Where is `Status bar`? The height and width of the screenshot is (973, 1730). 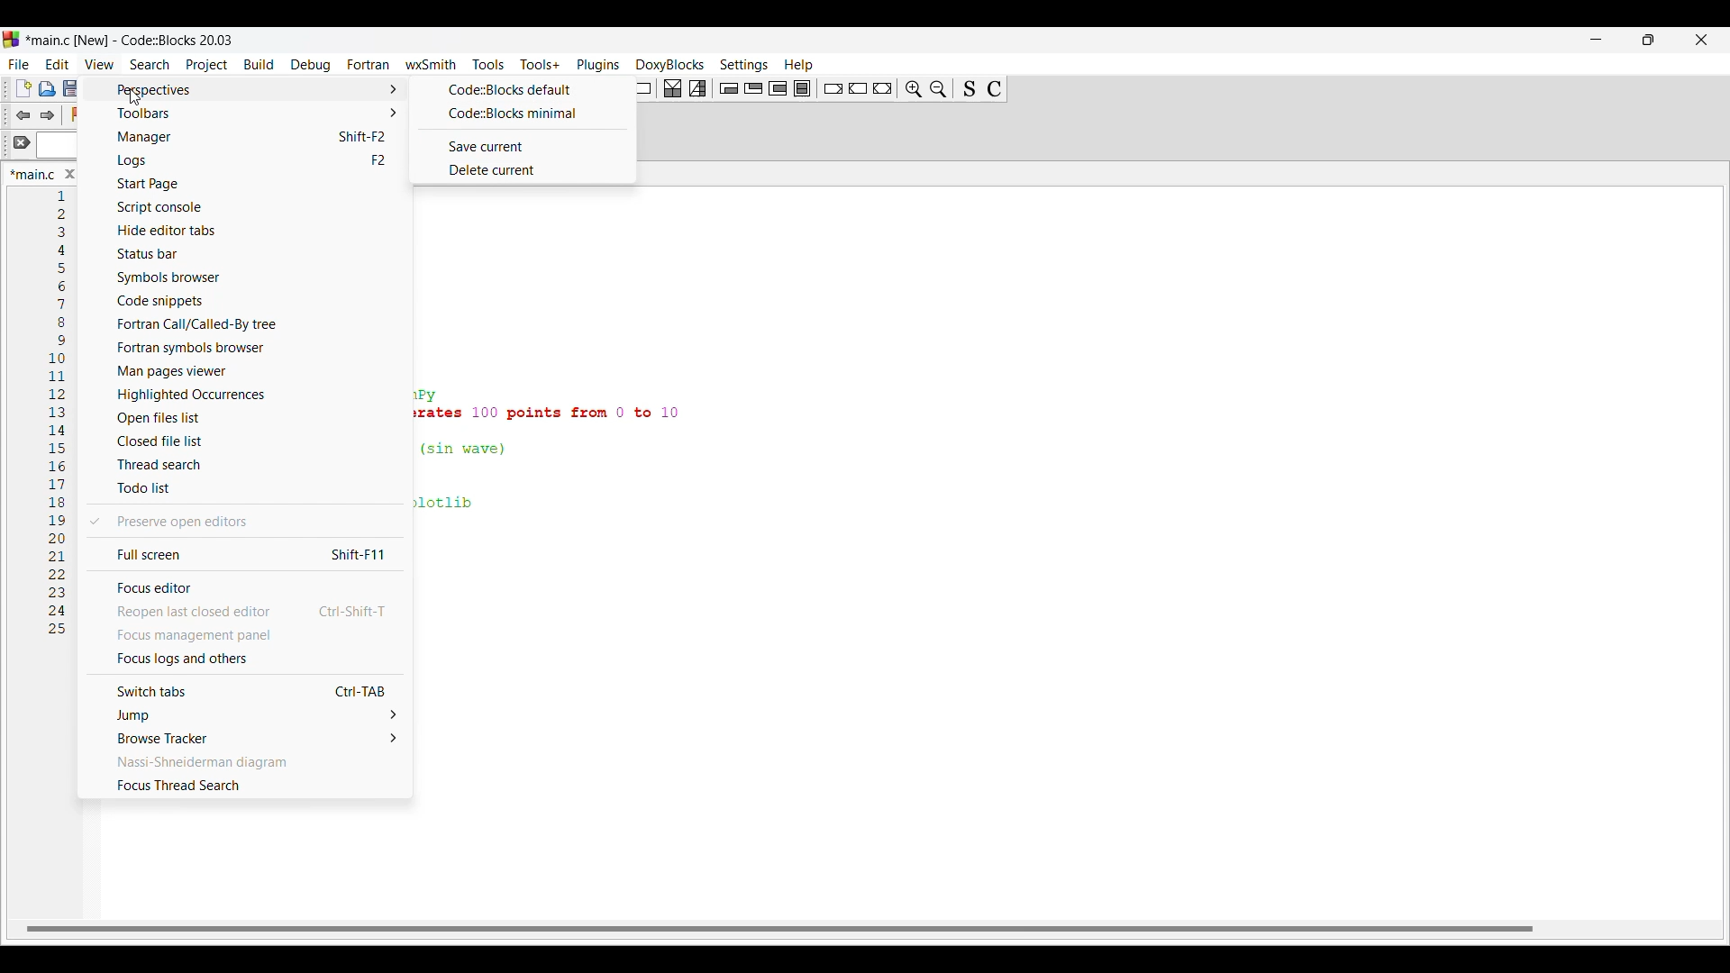
Status bar is located at coordinates (247, 254).